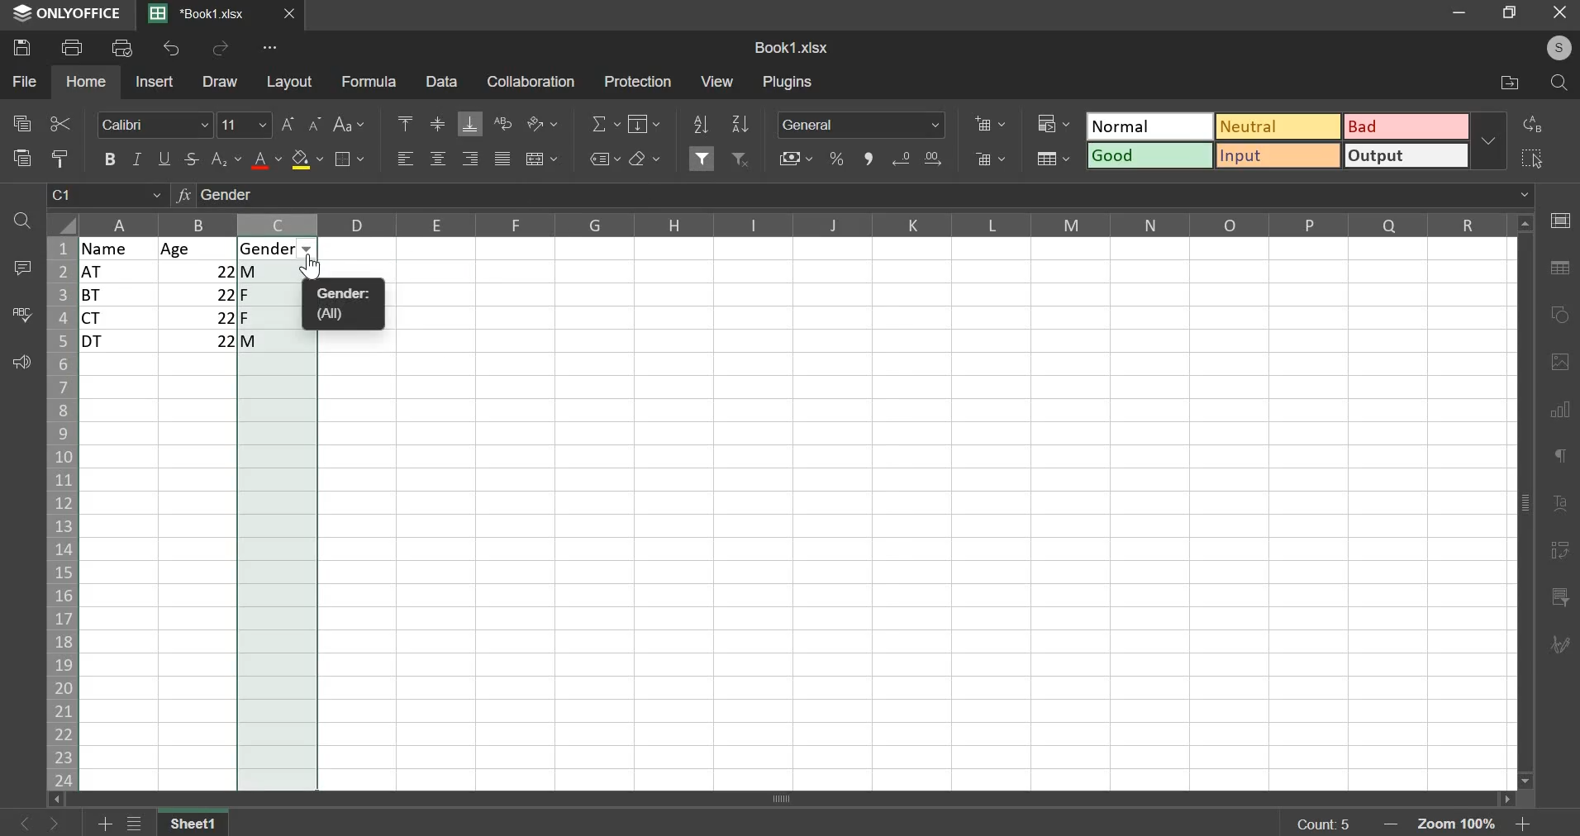 The height and width of the screenshot is (836, 1580). What do you see at coordinates (836, 159) in the screenshot?
I see `percent style` at bounding box center [836, 159].